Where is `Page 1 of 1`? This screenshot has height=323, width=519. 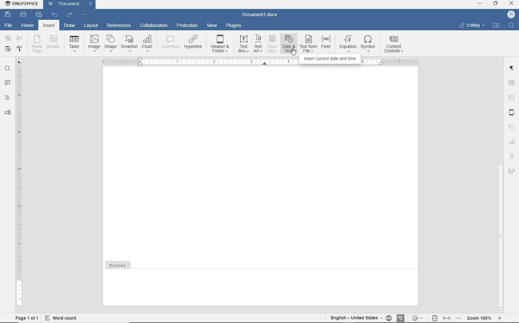
Page 1 of 1 is located at coordinates (24, 318).